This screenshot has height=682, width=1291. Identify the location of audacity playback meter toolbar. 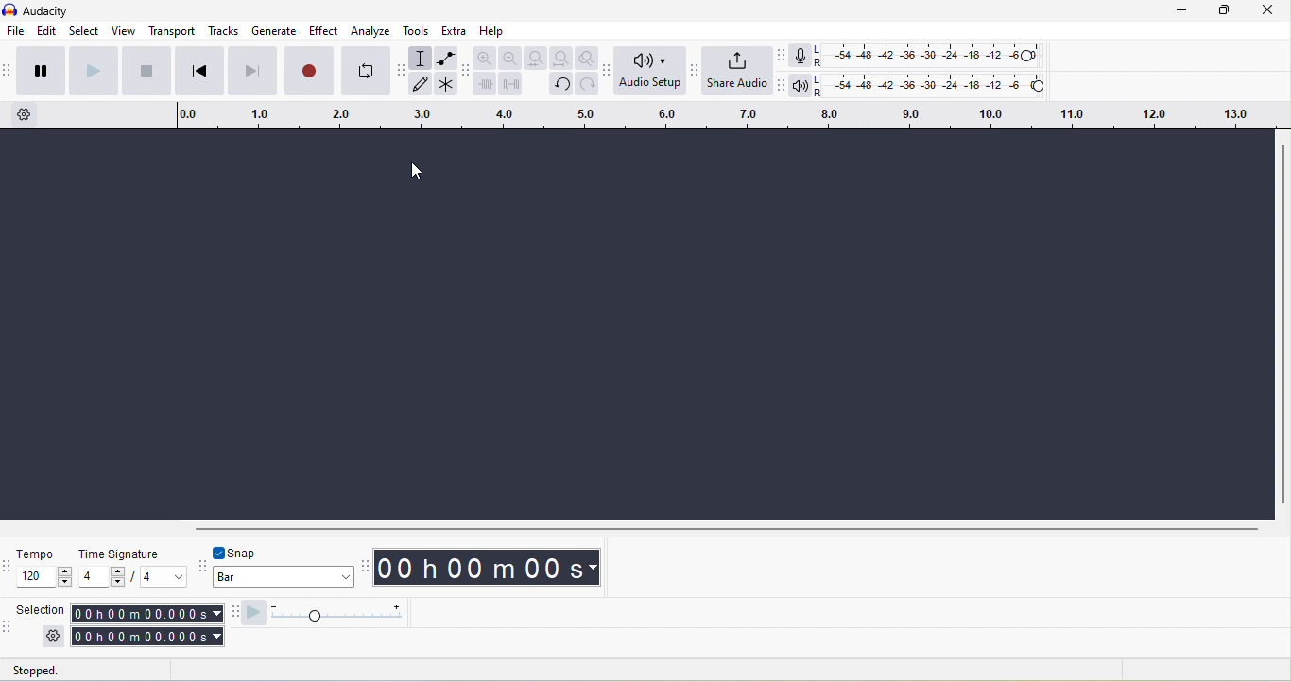
(778, 87).